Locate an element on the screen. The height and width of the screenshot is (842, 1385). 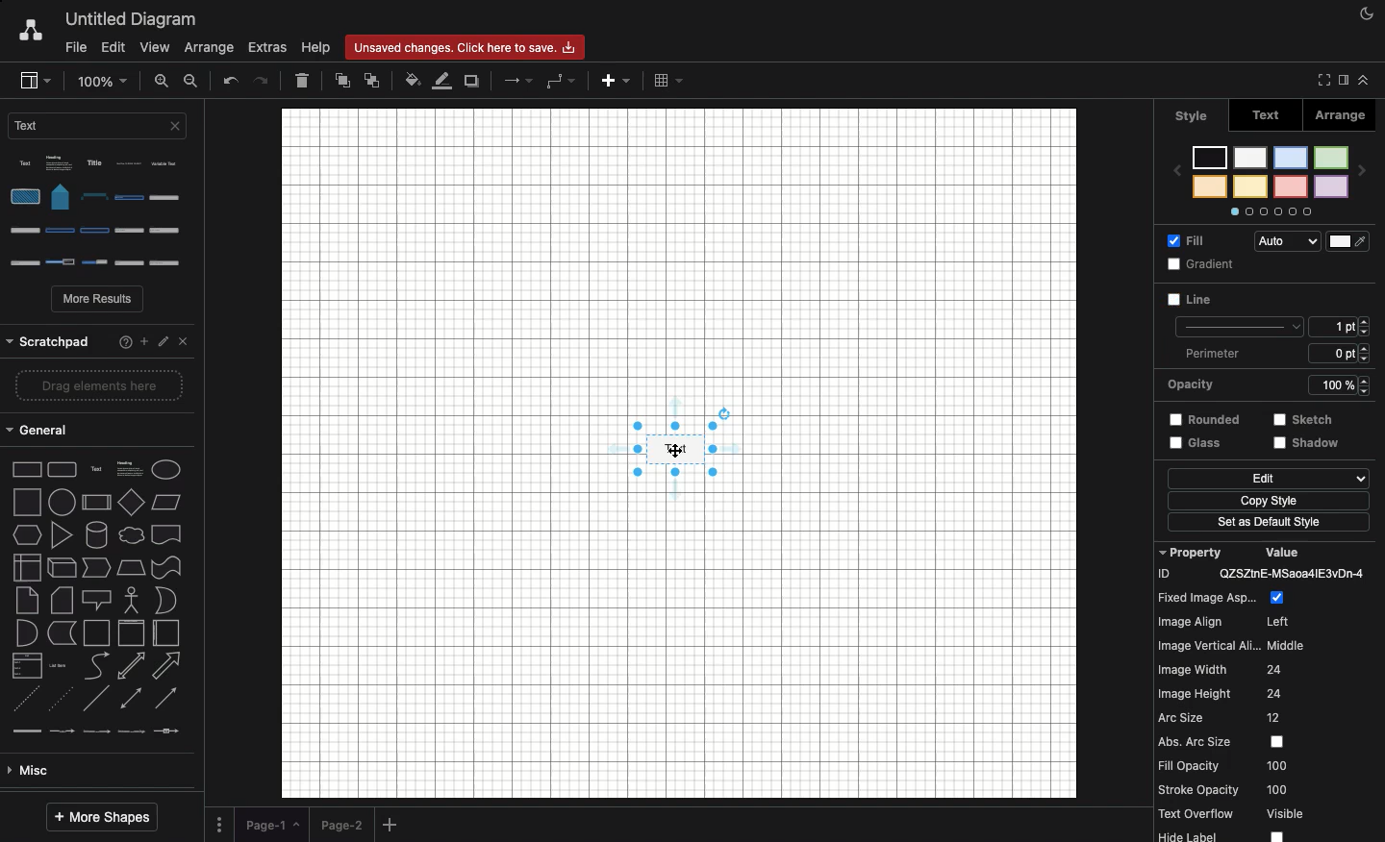
Untitled is located at coordinates (132, 20).